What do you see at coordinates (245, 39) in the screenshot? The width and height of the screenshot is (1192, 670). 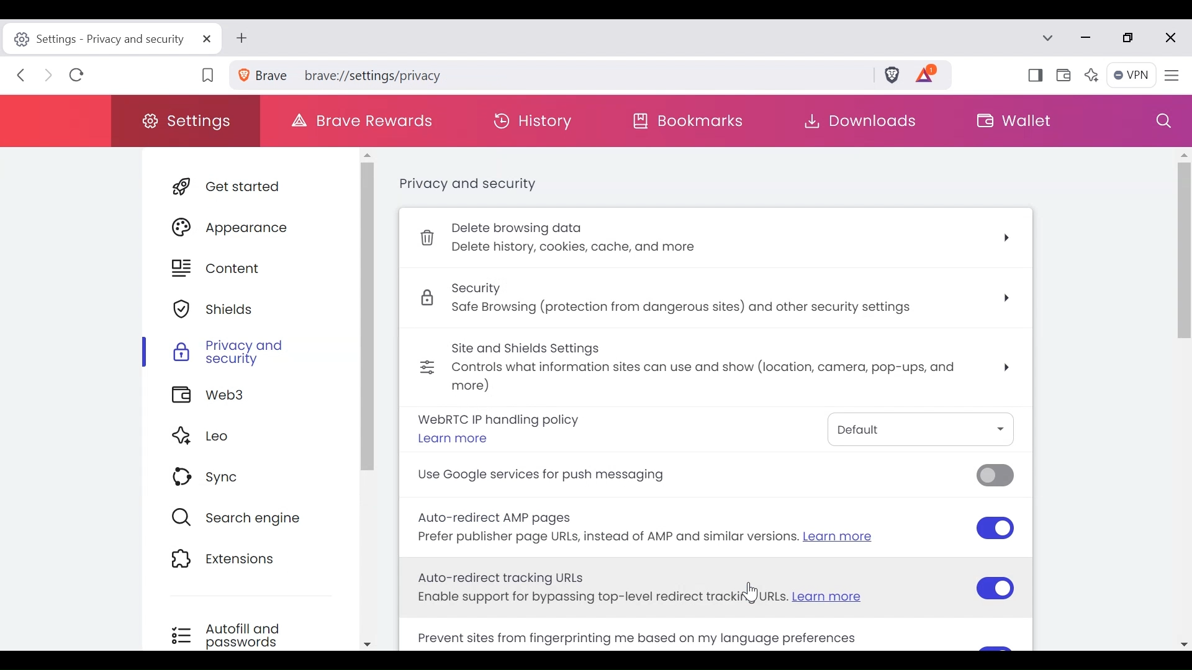 I see `New Tab` at bounding box center [245, 39].